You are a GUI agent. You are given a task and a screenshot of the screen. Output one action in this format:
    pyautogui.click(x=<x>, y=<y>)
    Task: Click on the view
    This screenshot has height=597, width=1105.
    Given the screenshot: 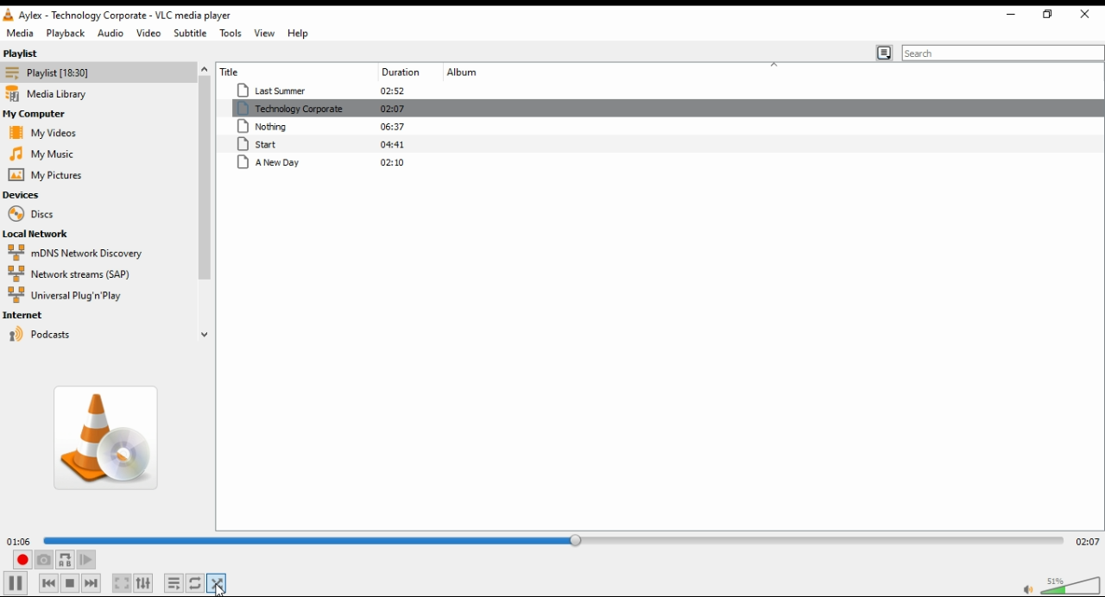 What is the action you would take?
    pyautogui.click(x=266, y=34)
    